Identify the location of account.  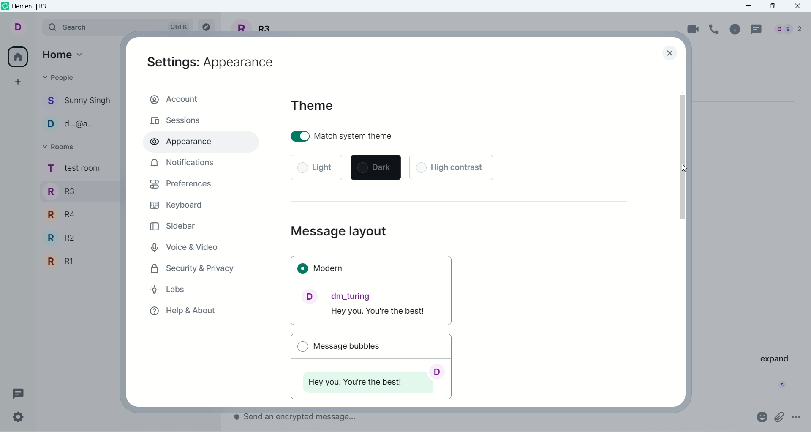
(24, 27).